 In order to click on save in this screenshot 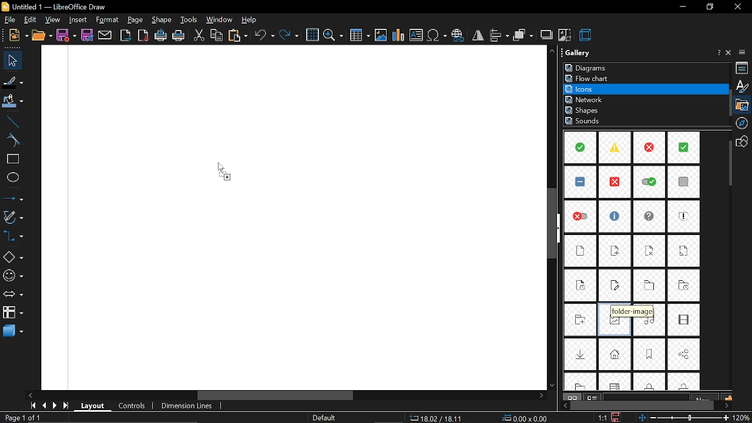, I will do `click(616, 417)`.